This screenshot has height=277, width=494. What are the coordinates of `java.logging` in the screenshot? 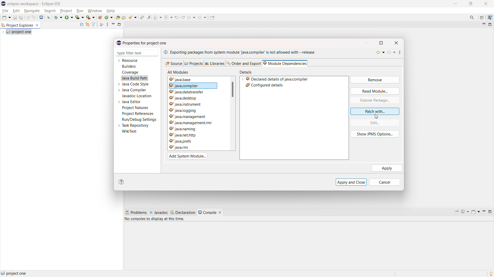 It's located at (192, 110).